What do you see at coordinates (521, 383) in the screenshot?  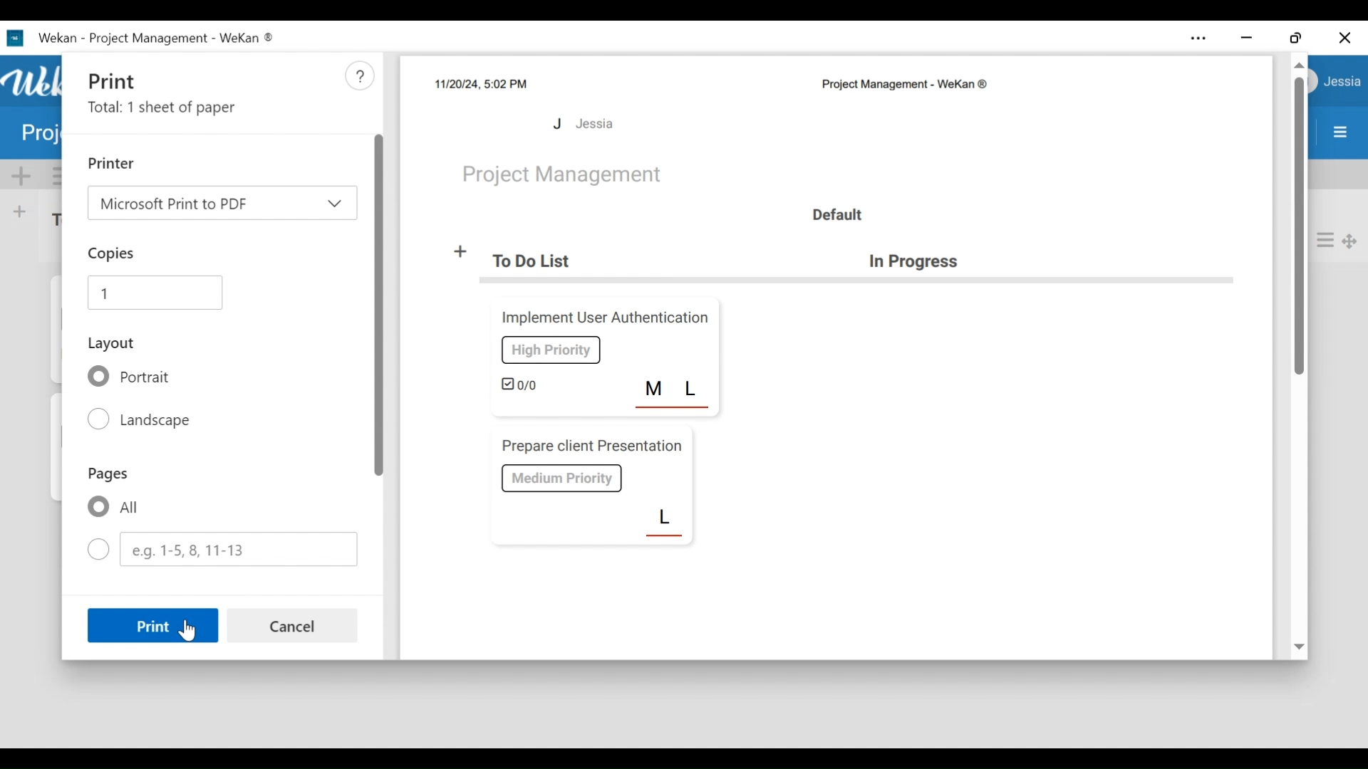 I see `checklist` at bounding box center [521, 383].